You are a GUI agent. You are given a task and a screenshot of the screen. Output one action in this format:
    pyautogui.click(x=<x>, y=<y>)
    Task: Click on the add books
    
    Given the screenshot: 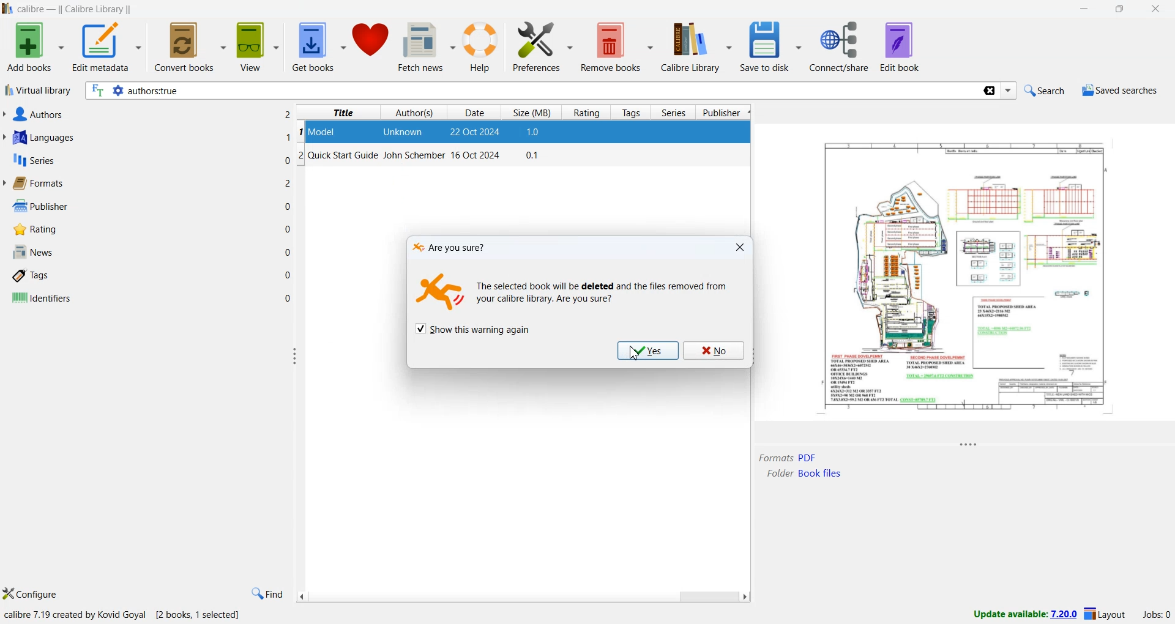 What is the action you would take?
    pyautogui.click(x=34, y=47)
    